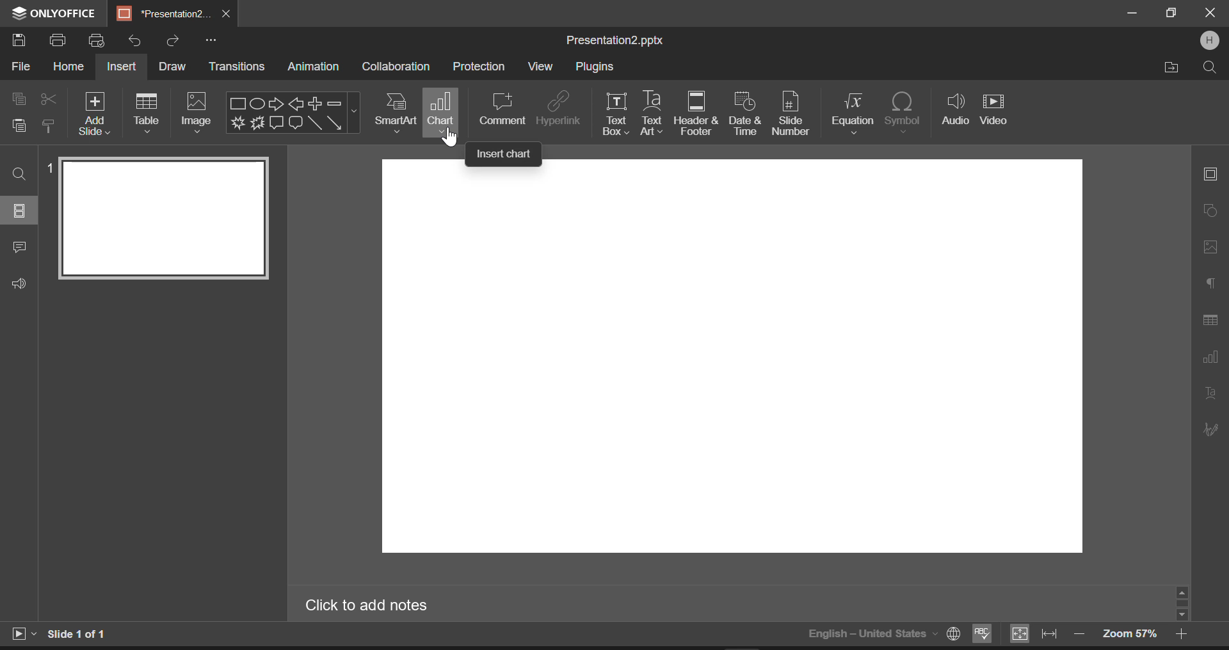 The height and width of the screenshot is (650, 1229). What do you see at coordinates (80, 634) in the screenshot?
I see `Slide 1 of 1` at bounding box center [80, 634].